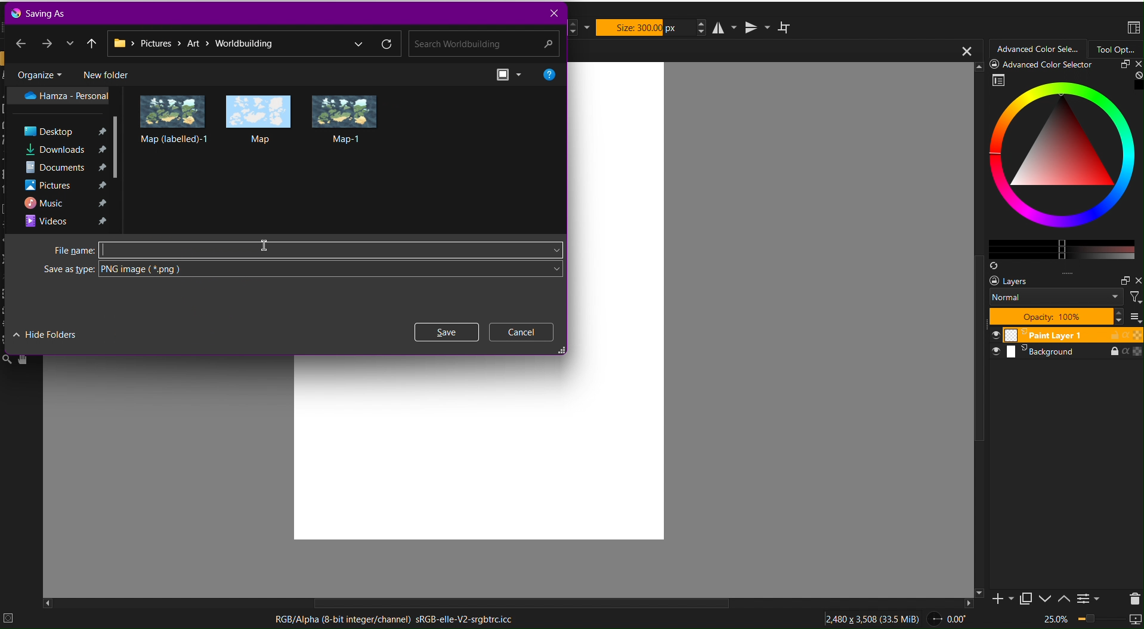 The width and height of the screenshot is (1144, 629). I want to click on Layer Settings, so click(1063, 299).